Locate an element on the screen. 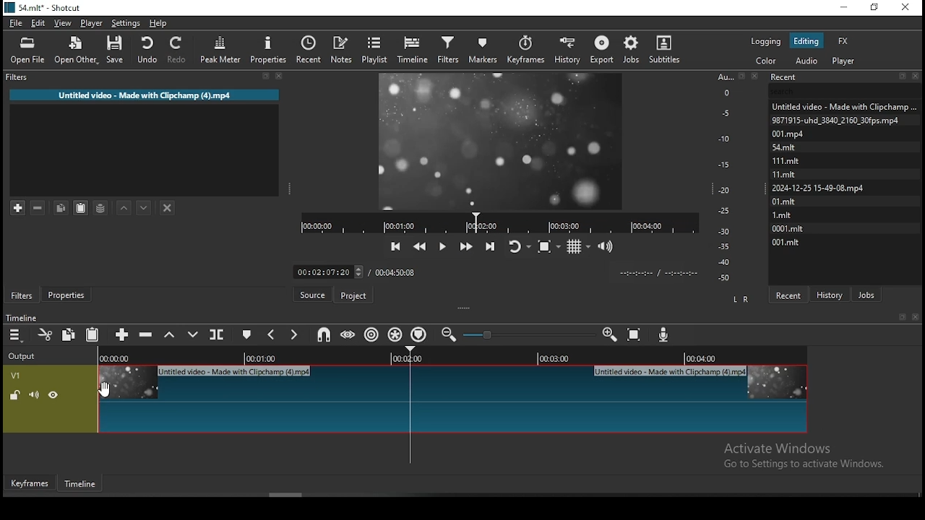 The image size is (925, 520). bookmark is located at coordinates (900, 316).